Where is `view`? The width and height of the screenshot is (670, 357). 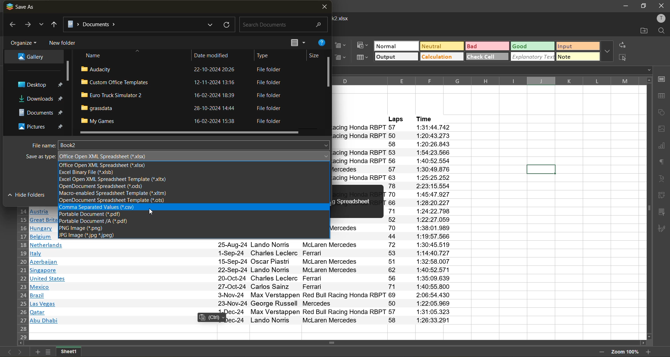
view is located at coordinates (297, 42).